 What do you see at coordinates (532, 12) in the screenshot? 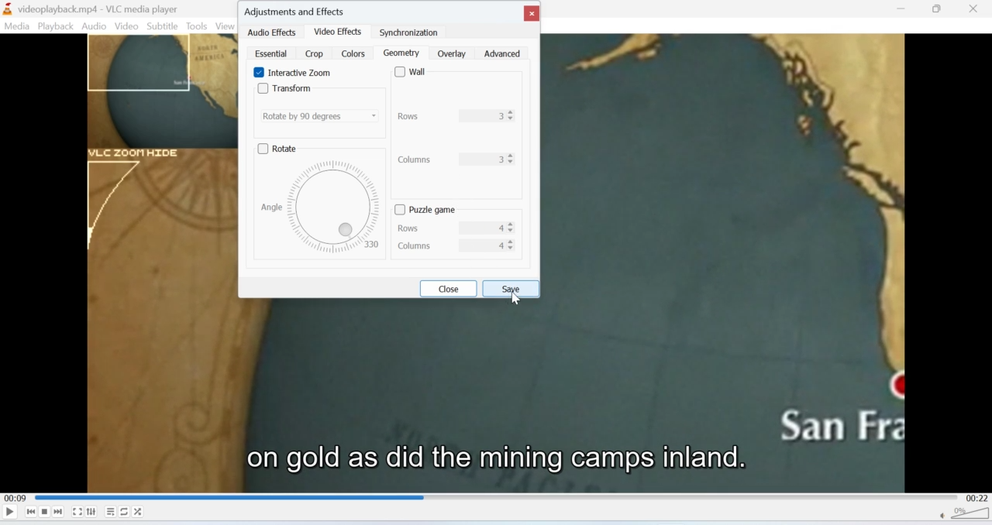
I see `close` at bounding box center [532, 12].